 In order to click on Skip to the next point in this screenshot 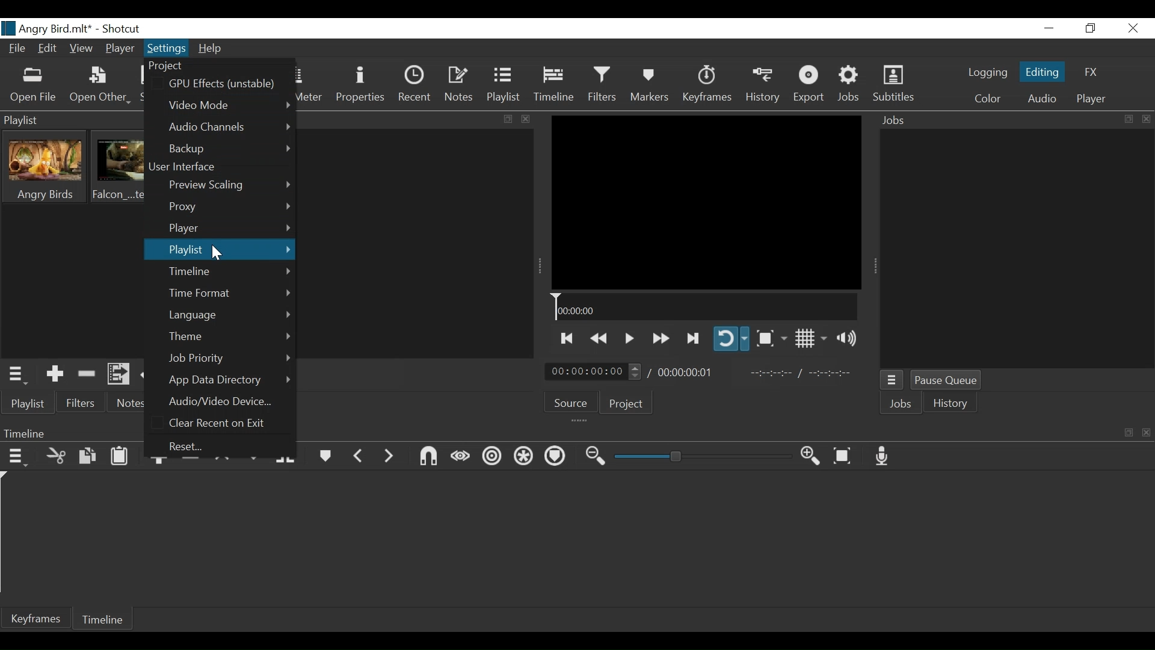, I will do `click(566, 339)`.